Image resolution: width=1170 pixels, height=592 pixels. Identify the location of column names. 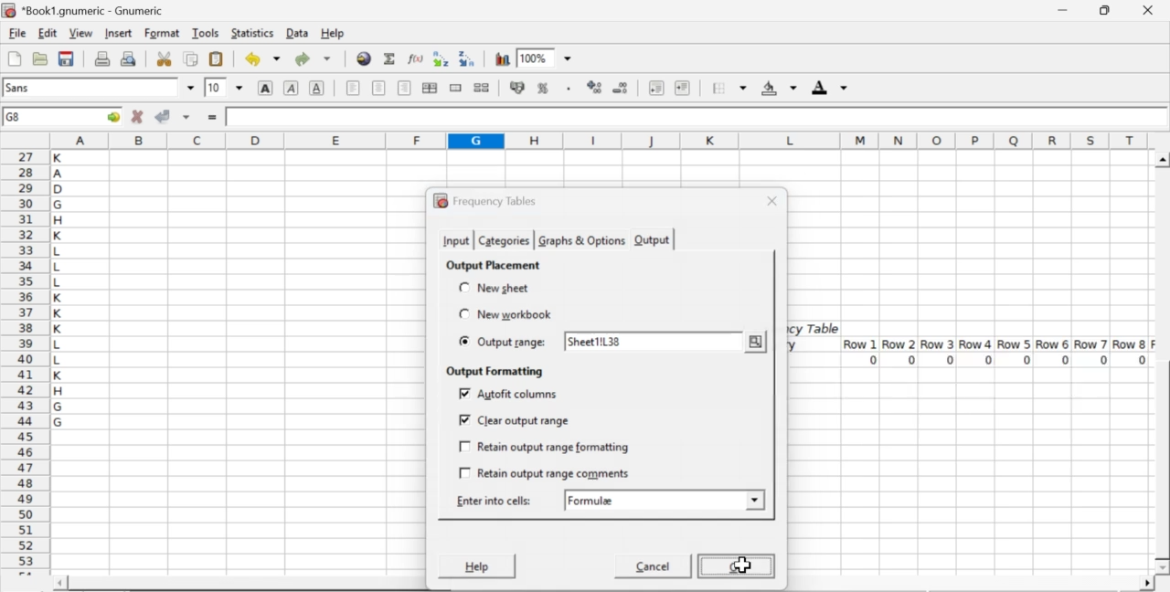
(597, 140).